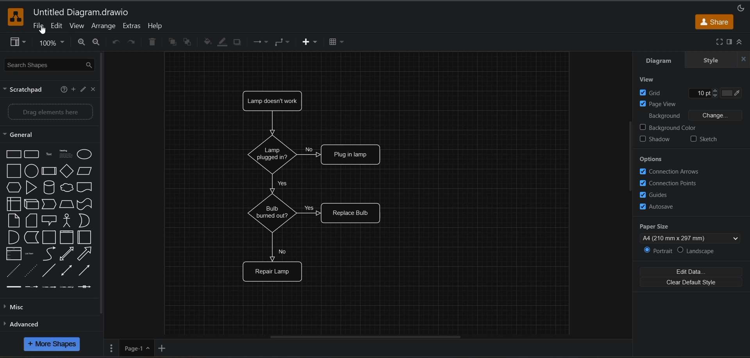  Describe the element at coordinates (711, 59) in the screenshot. I see `style` at that location.